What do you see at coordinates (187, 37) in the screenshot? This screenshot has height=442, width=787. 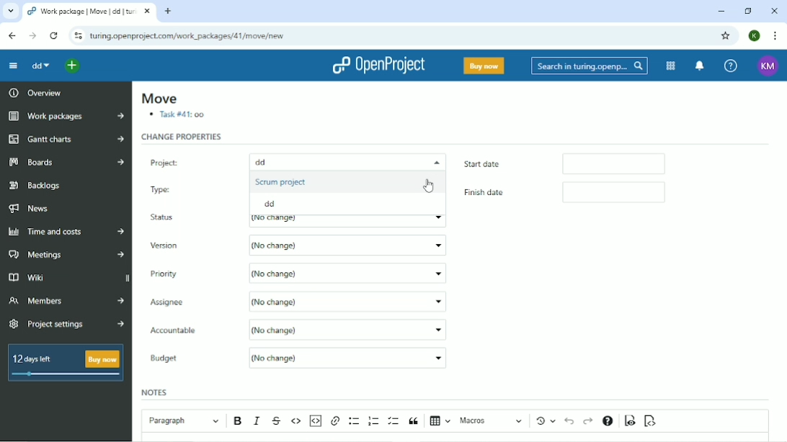 I see `Site` at bounding box center [187, 37].